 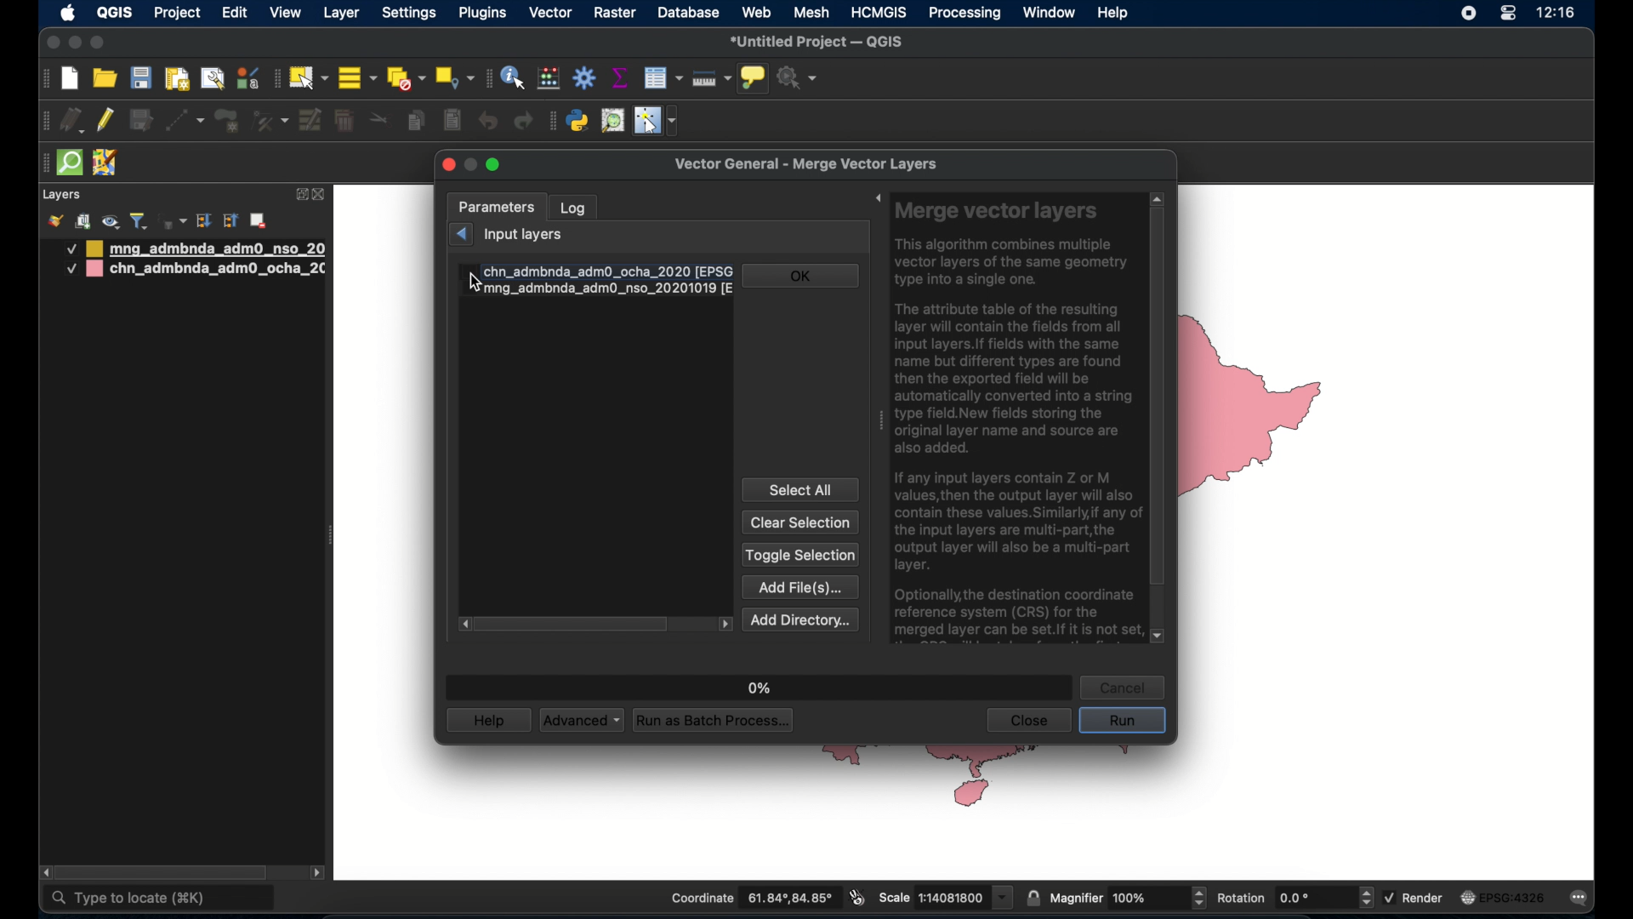 What do you see at coordinates (74, 44) in the screenshot?
I see `minimize` at bounding box center [74, 44].